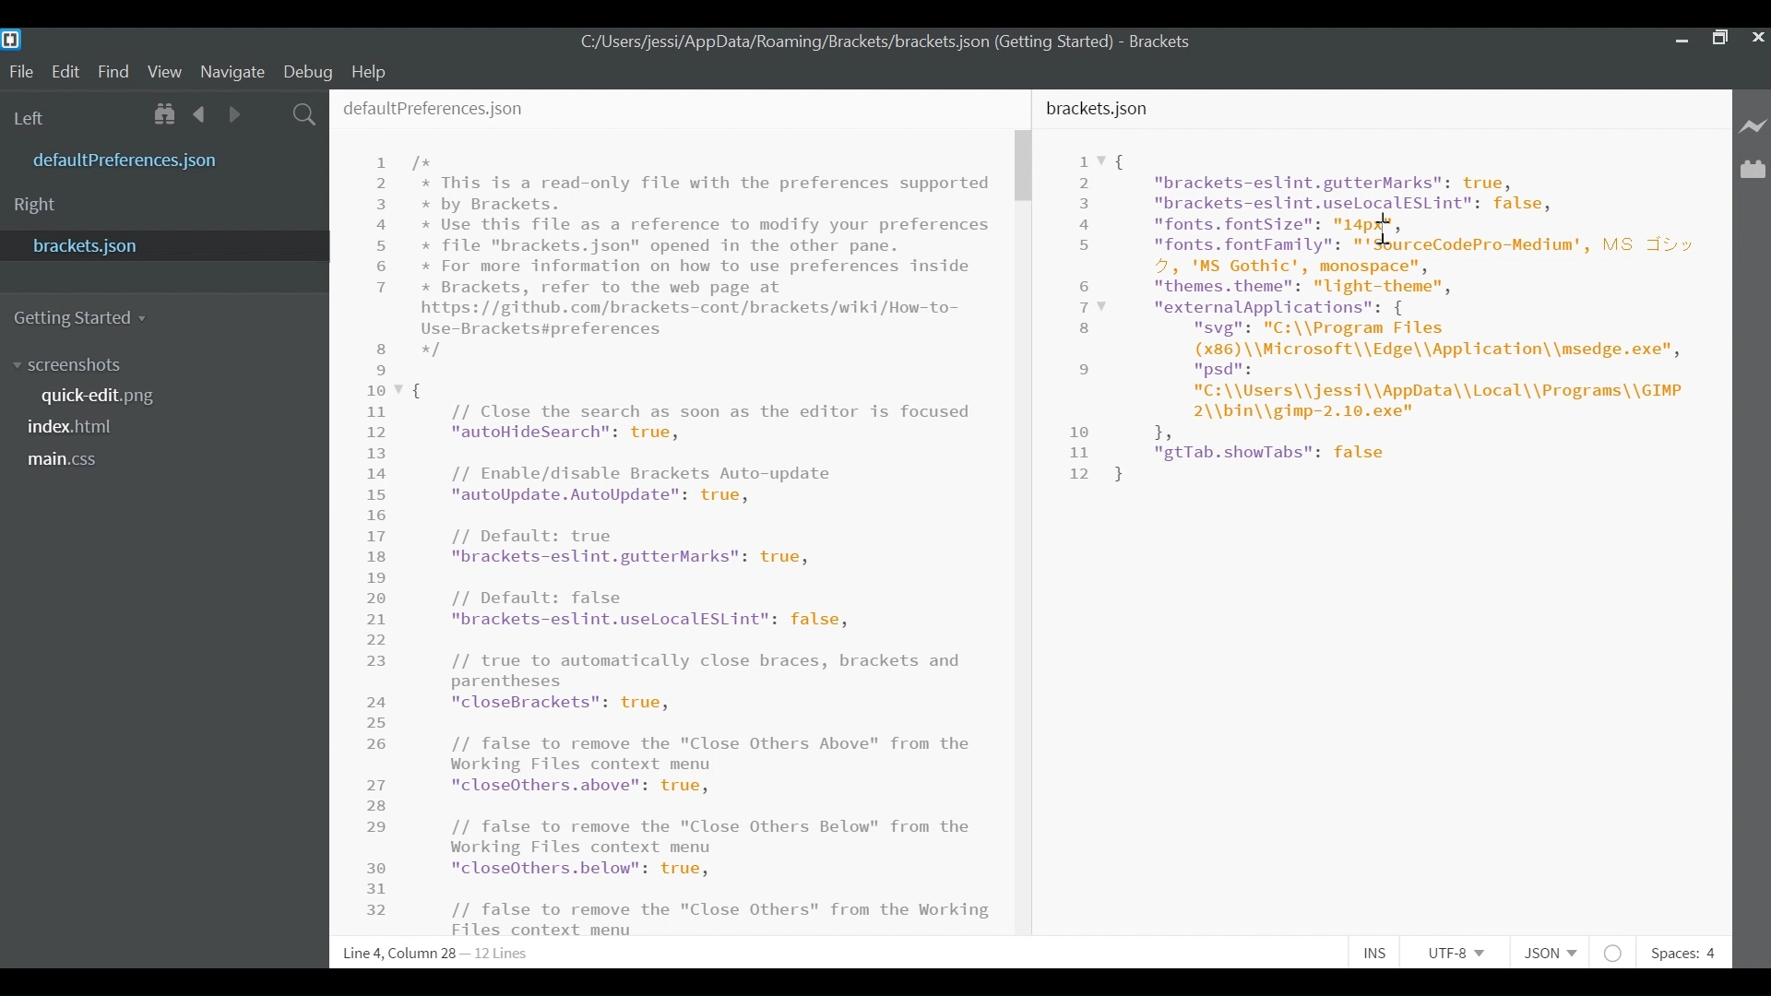  What do you see at coordinates (77, 428) in the screenshot?
I see `index.html` at bounding box center [77, 428].